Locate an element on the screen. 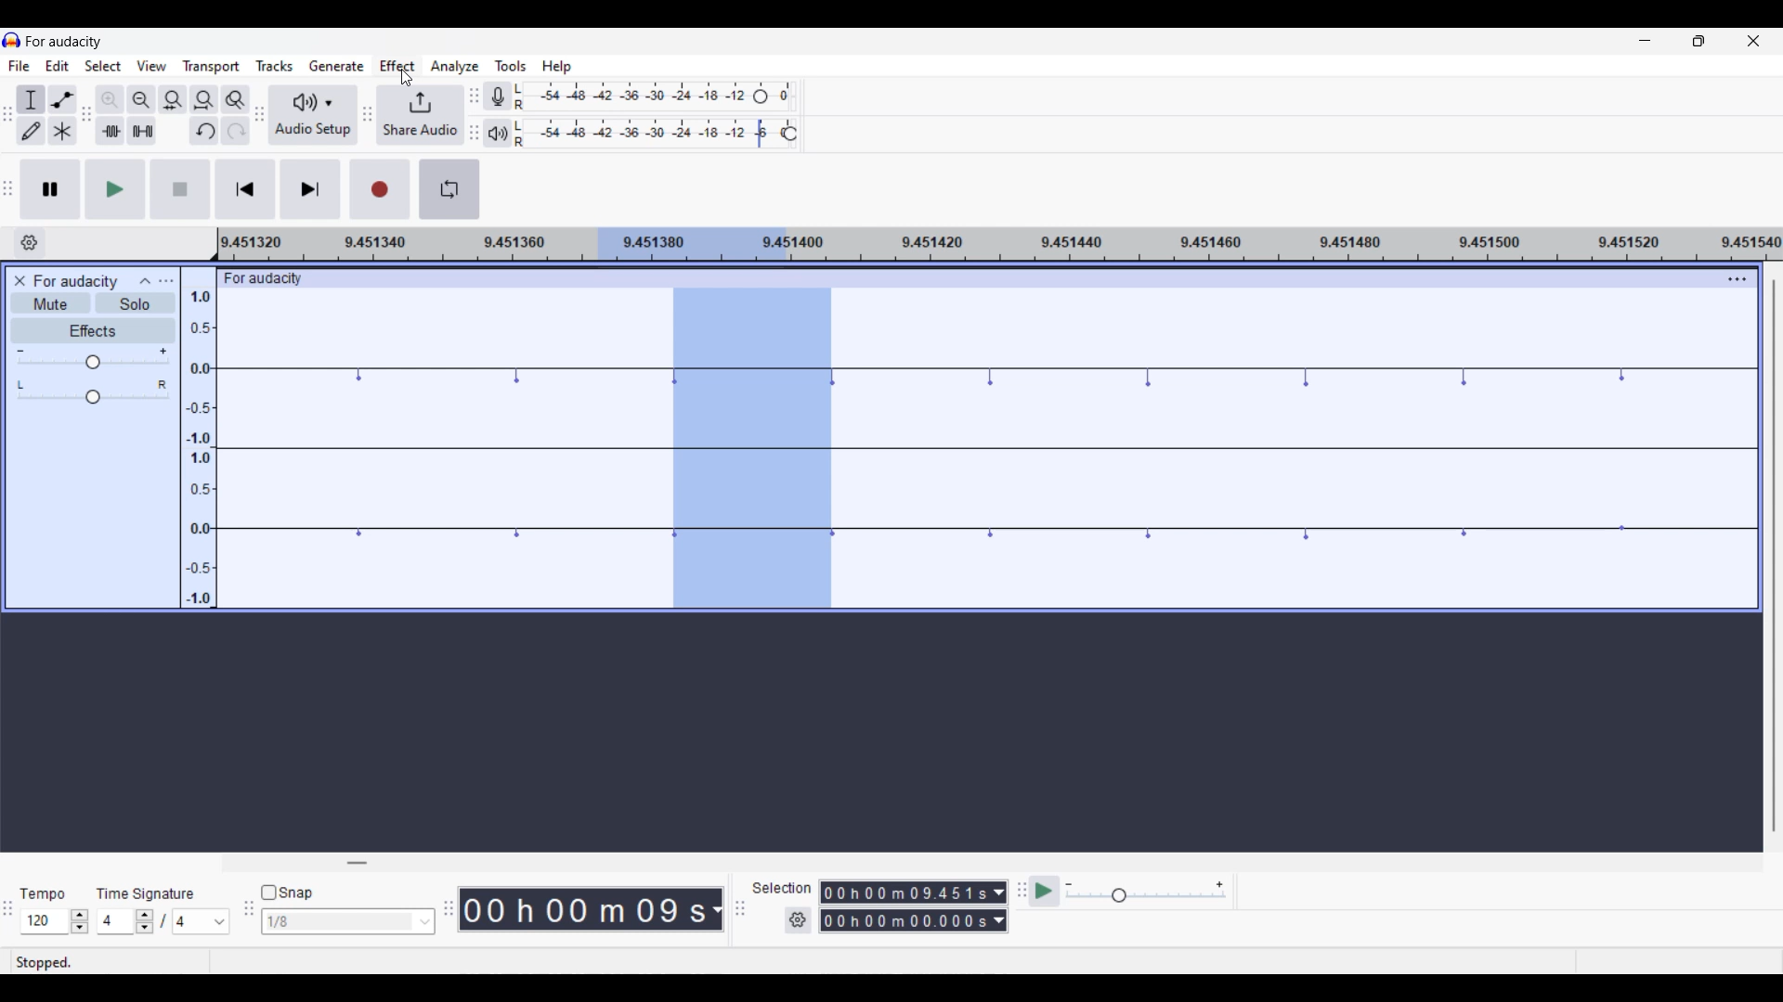  Selection tool bar is located at coordinates (740, 909).